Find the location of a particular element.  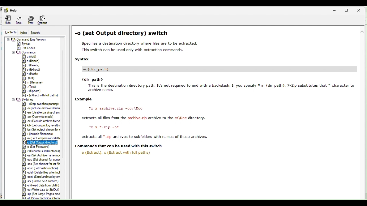

Large pages is located at coordinates (42, 194).